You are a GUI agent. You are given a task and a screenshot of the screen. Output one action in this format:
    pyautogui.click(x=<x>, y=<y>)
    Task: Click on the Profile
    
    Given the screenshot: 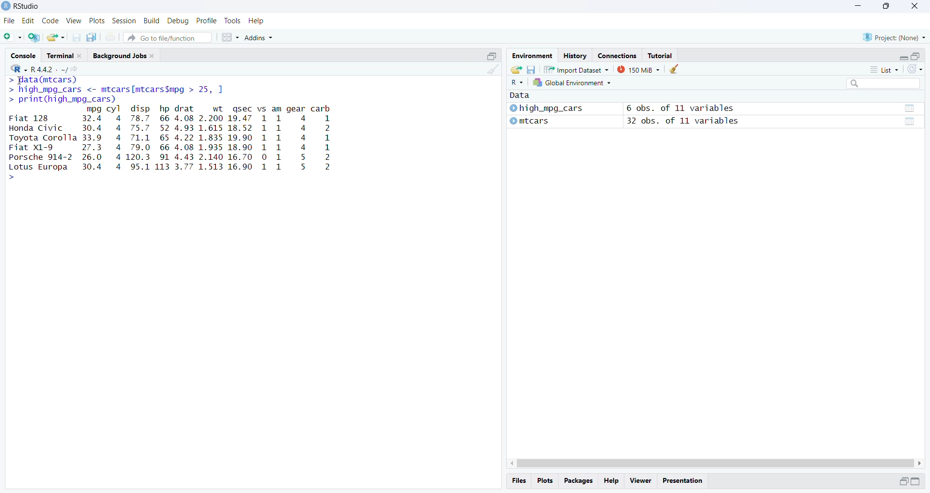 What is the action you would take?
    pyautogui.click(x=206, y=21)
    